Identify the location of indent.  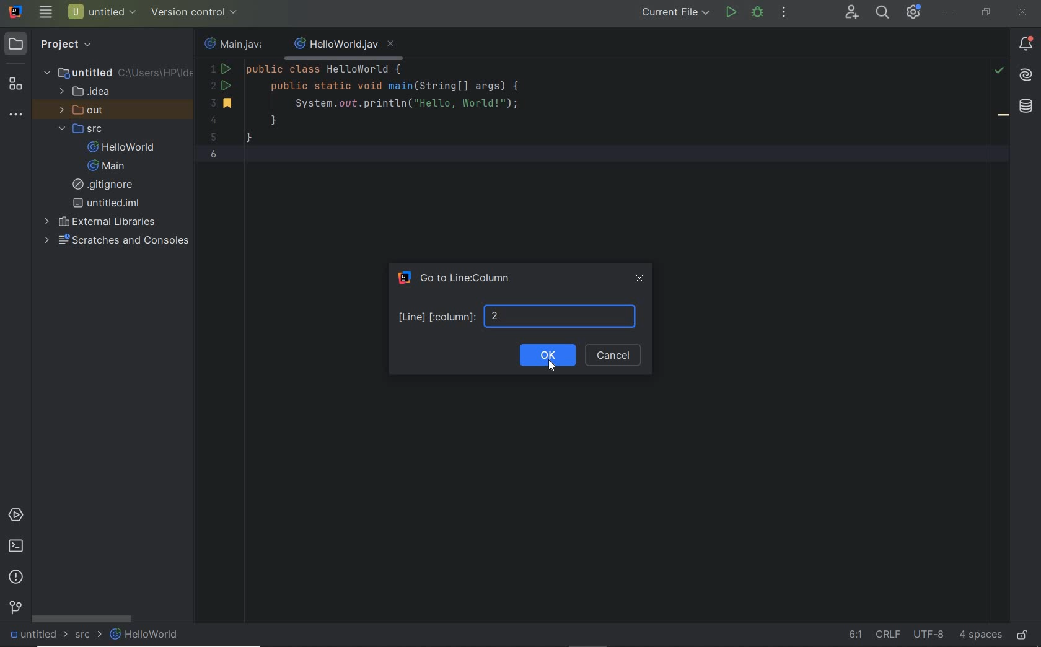
(980, 636).